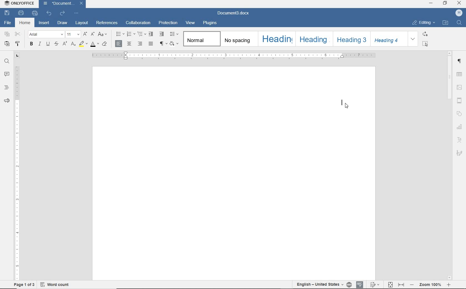 This screenshot has width=466, height=289. Describe the element at coordinates (459, 4) in the screenshot. I see `CLOSE` at that location.